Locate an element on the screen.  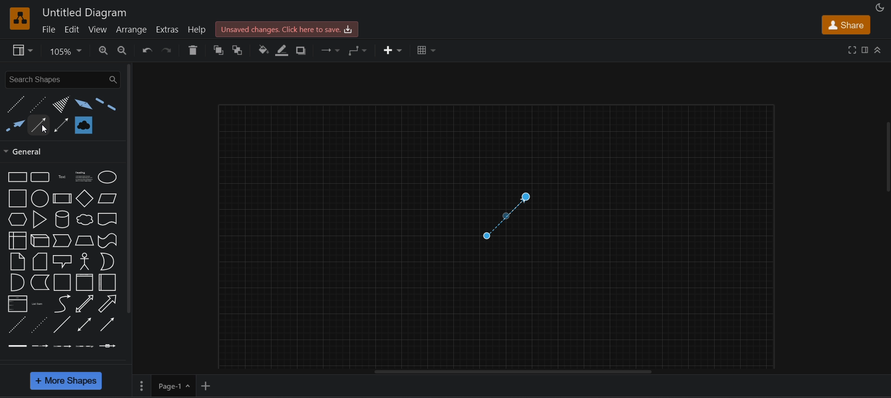
and is located at coordinates (17, 282).